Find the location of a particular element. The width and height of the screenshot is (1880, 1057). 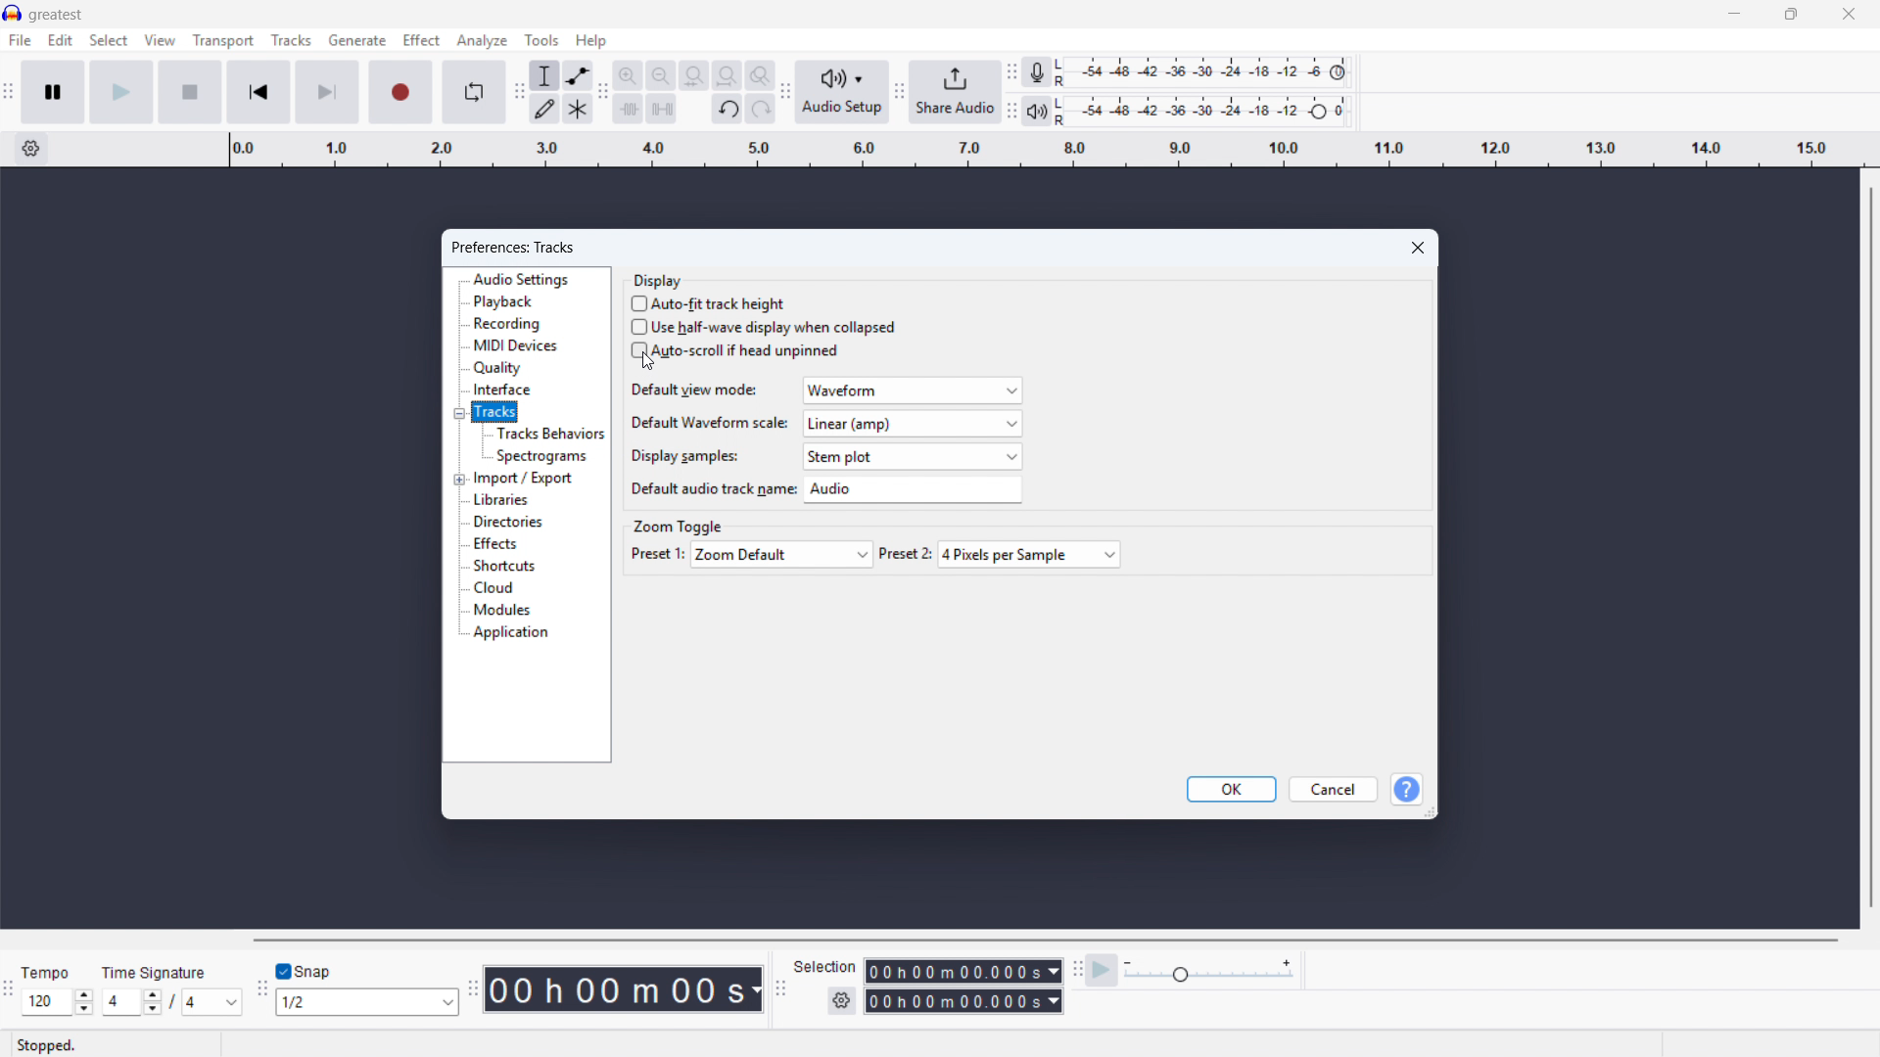

undo is located at coordinates (728, 109).